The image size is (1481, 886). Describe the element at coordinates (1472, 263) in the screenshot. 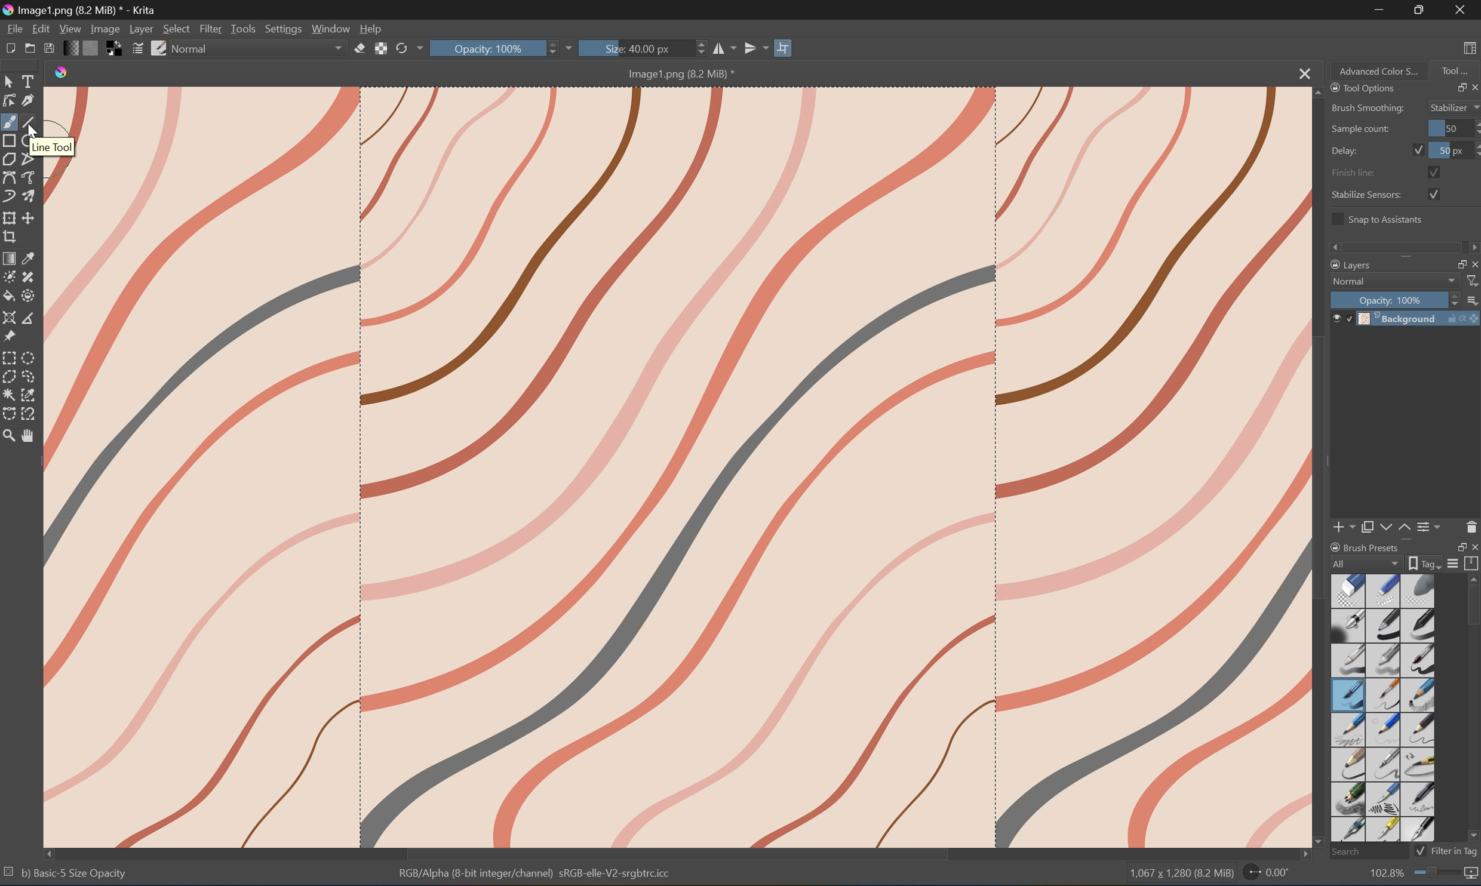

I see `Close` at that location.